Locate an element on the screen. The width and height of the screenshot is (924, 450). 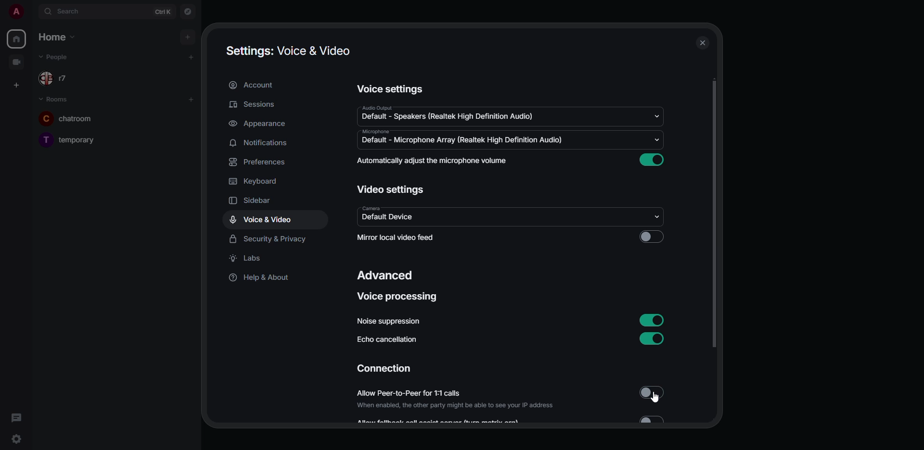
automatically adjust mic volume is located at coordinates (432, 161).